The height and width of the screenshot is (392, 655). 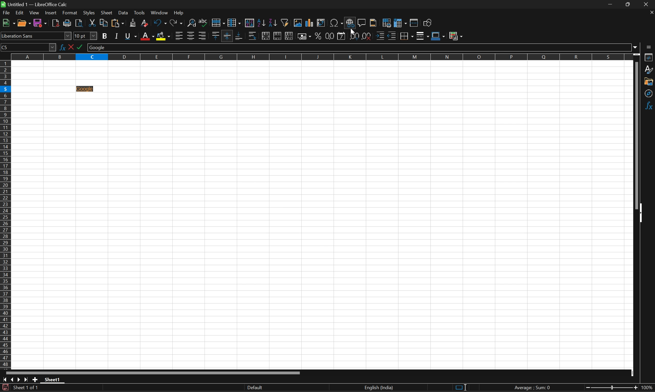 What do you see at coordinates (386, 22) in the screenshot?
I see `Define print area` at bounding box center [386, 22].